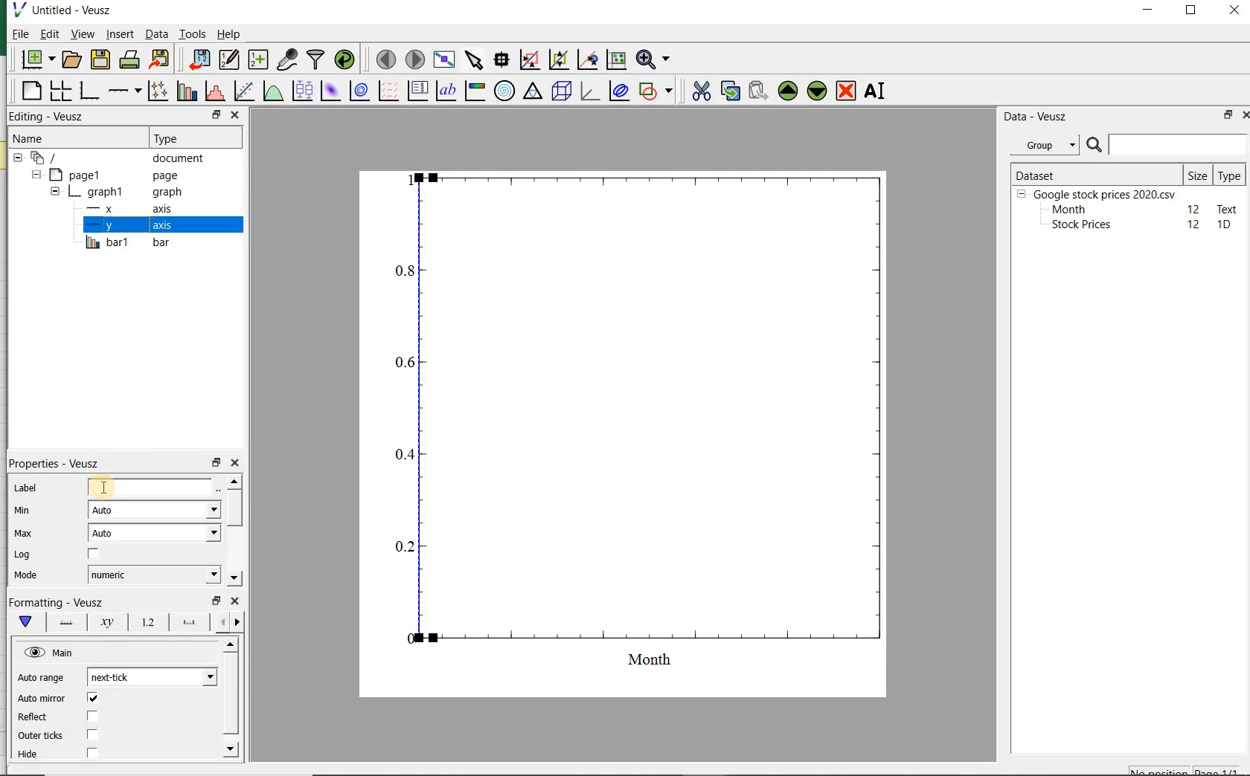  I want to click on plot a 2d dataset as contours, so click(357, 92).